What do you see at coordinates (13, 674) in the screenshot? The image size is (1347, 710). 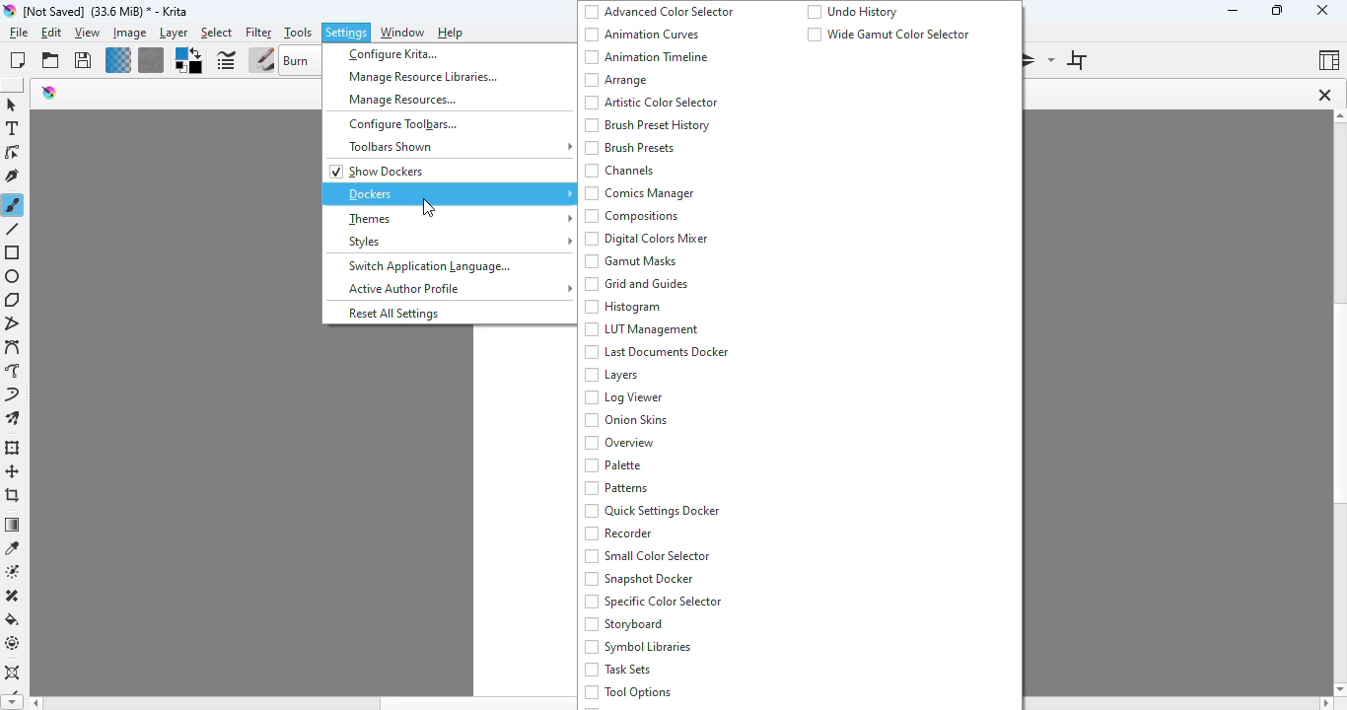 I see `assistant tool` at bounding box center [13, 674].